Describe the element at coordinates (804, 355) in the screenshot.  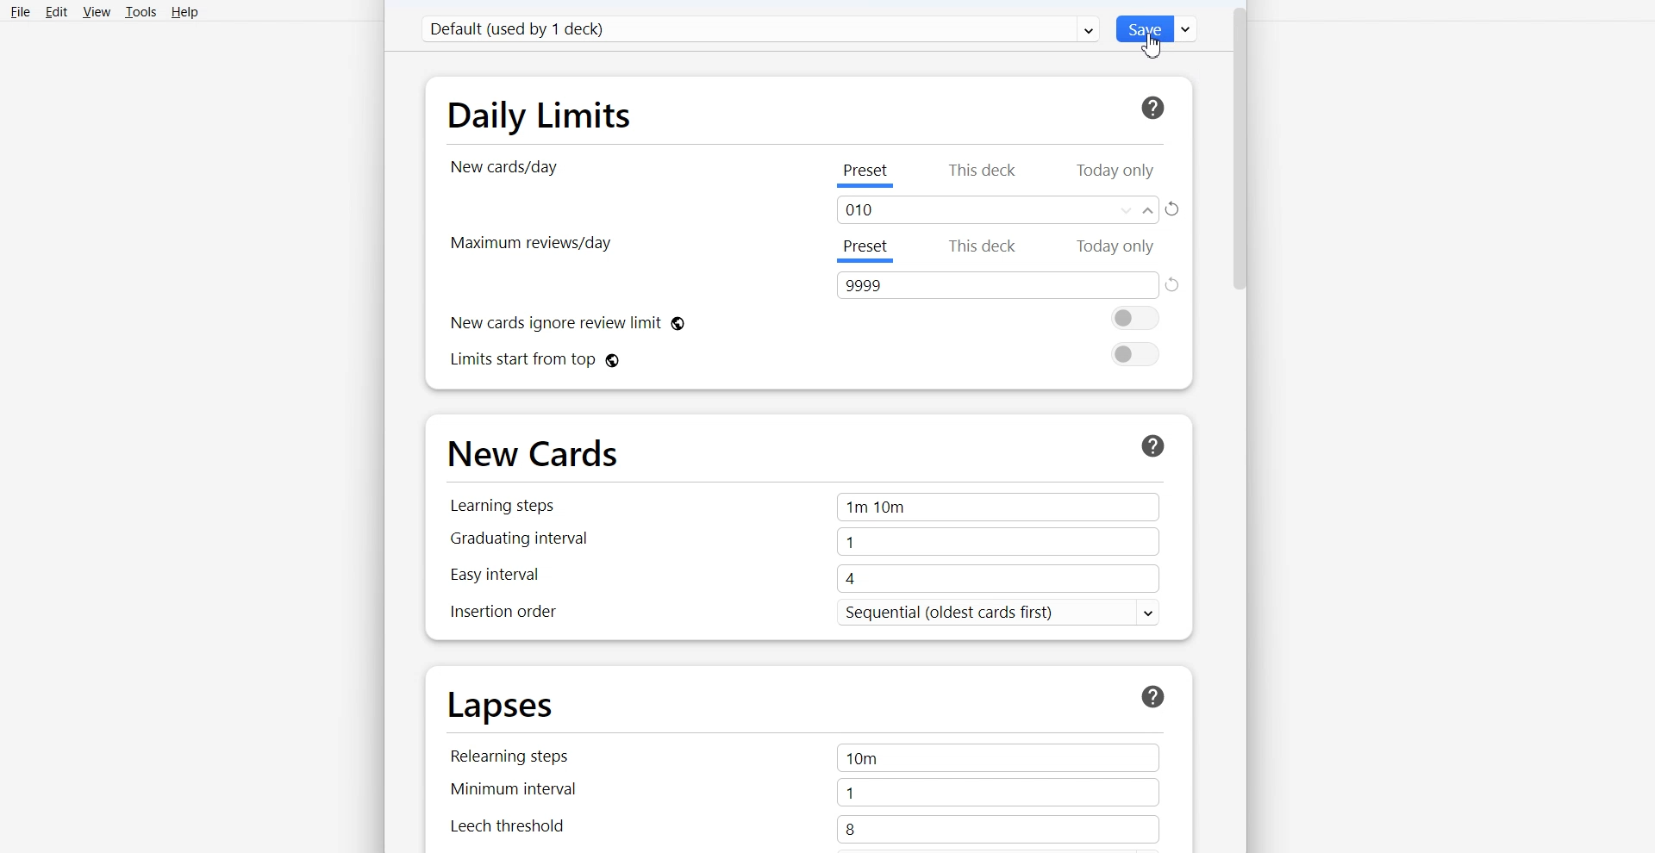
I see `Limits start from top` at that location.